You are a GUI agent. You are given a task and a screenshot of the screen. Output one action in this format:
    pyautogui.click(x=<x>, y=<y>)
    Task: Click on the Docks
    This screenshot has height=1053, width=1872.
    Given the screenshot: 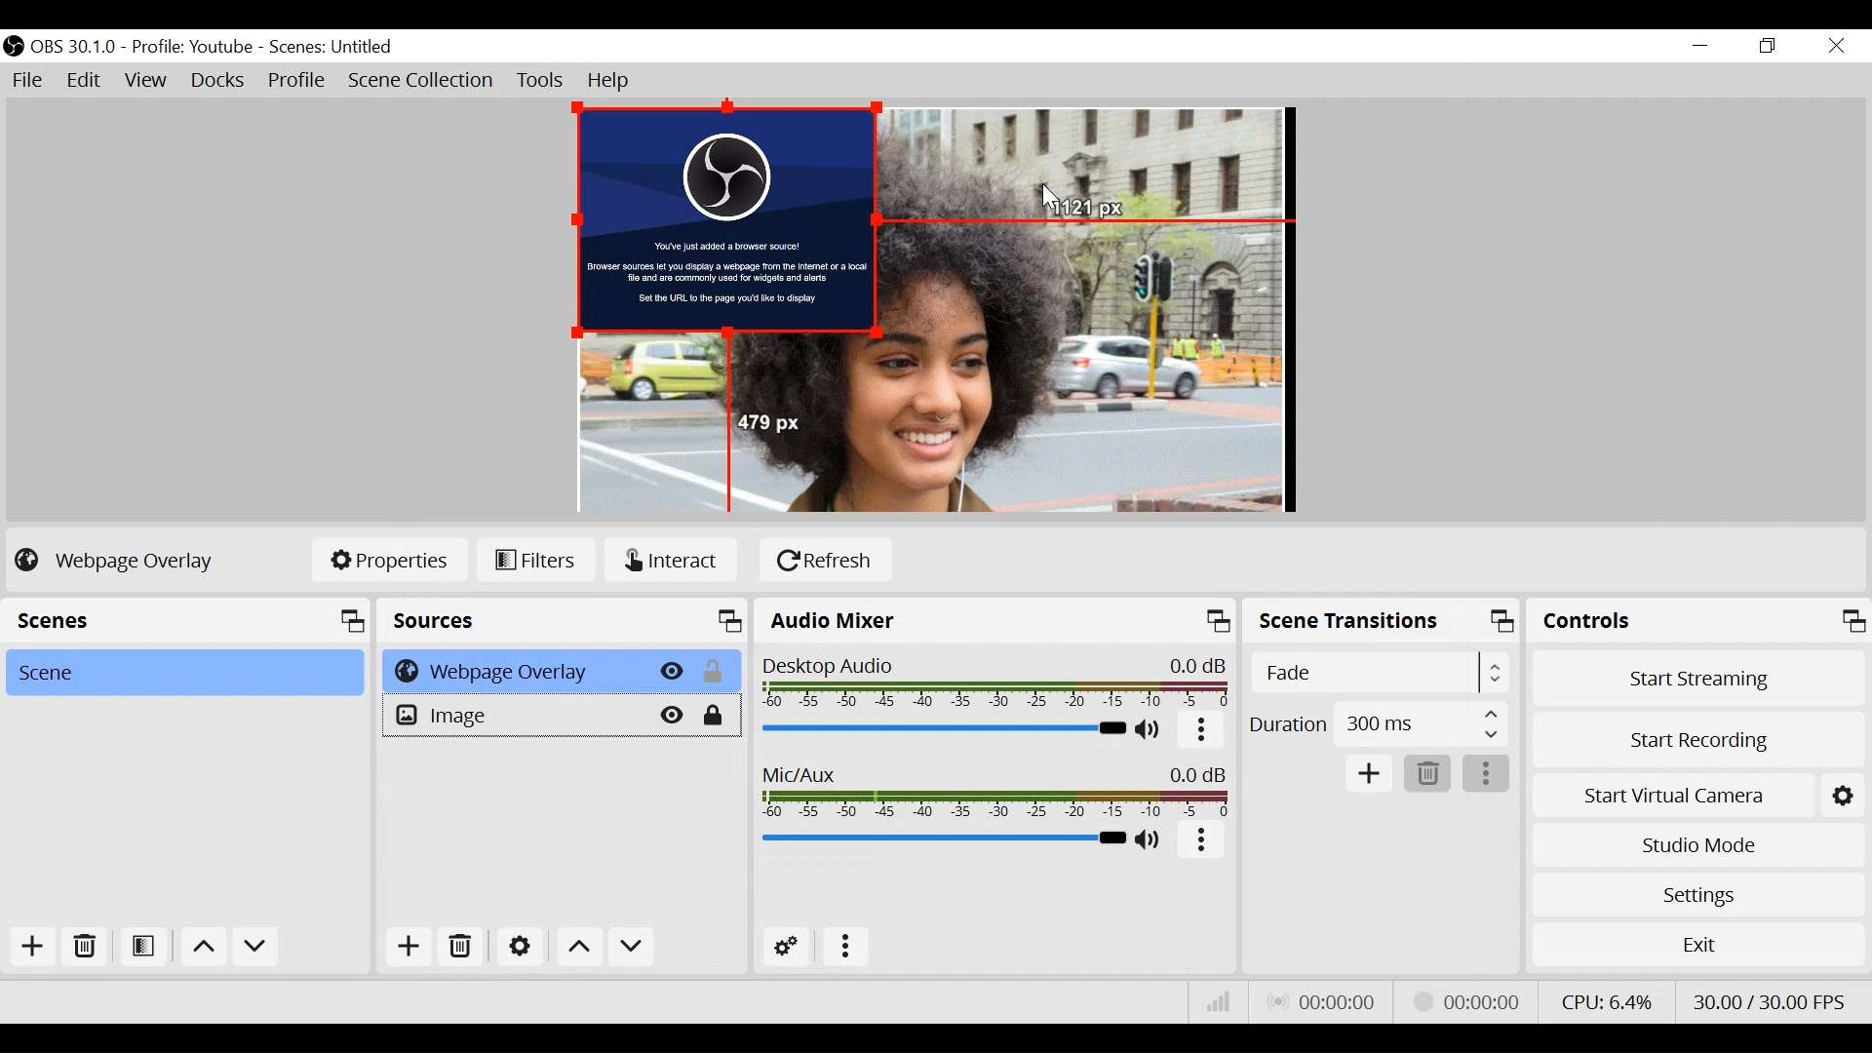 What is the action you would take?
    pyautogui.click(x=217, y=82)
    